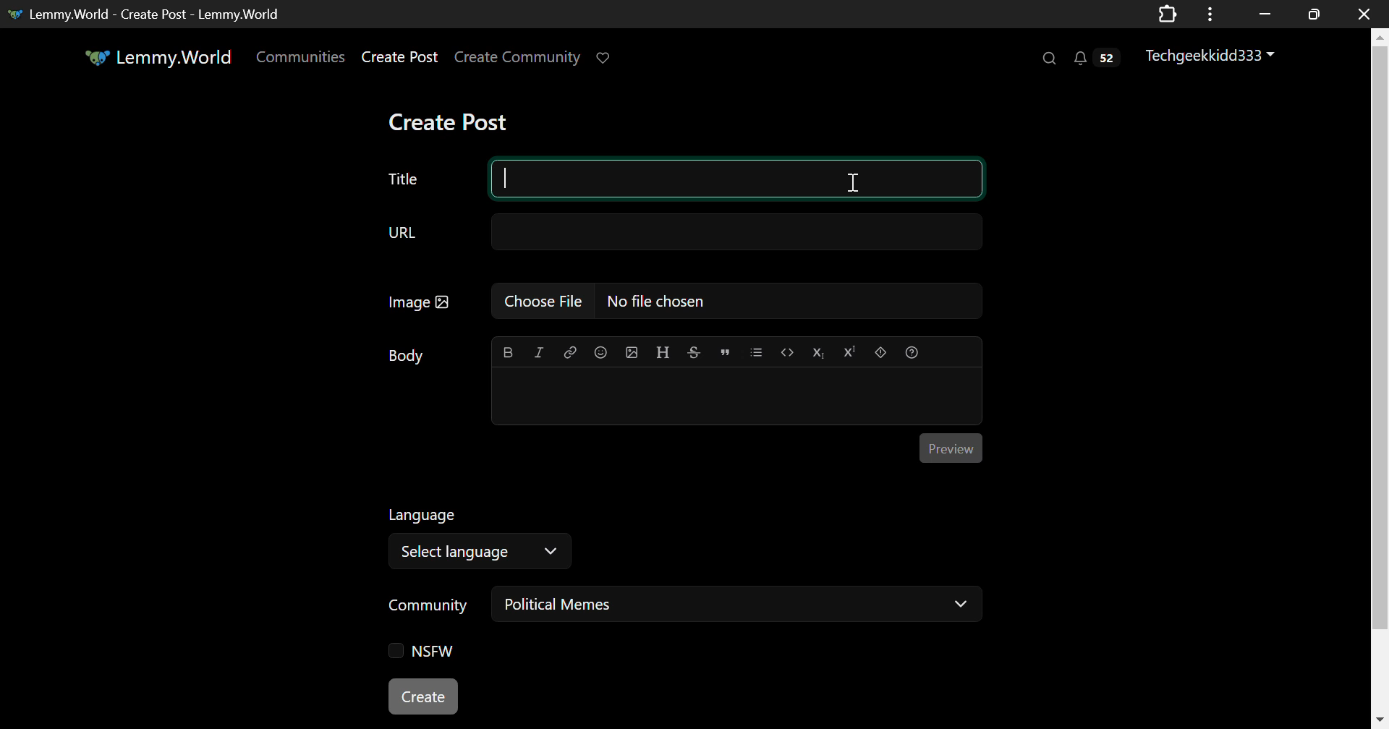 This screenshot has width=1389, height=729. Describe the element at coordinates (757, 351) in the screenshot. I see `List` at that location.